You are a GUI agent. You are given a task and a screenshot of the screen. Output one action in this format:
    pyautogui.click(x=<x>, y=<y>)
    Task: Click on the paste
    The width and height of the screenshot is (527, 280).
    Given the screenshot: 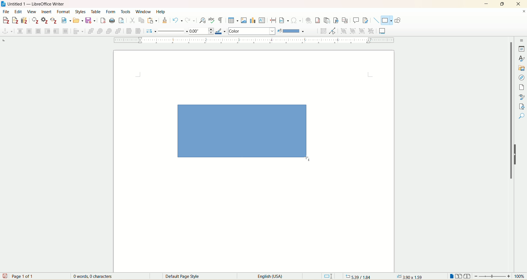 What is the action you would take?
    pyautogui.click(x=152, y=21)
    